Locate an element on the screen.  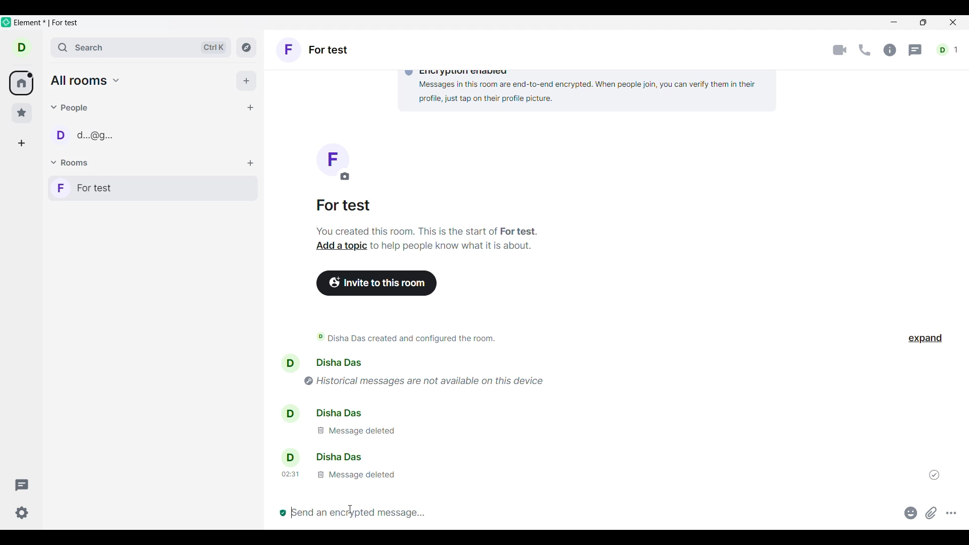
For test   You created this room. This is the start of a room of for test is located at coordinates (427, 219).